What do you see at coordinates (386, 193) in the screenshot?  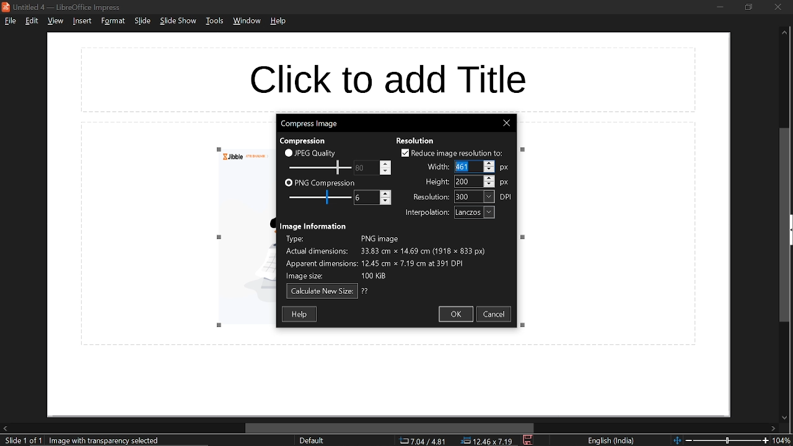 I see `Increase ` at bounding box center [386, 193].